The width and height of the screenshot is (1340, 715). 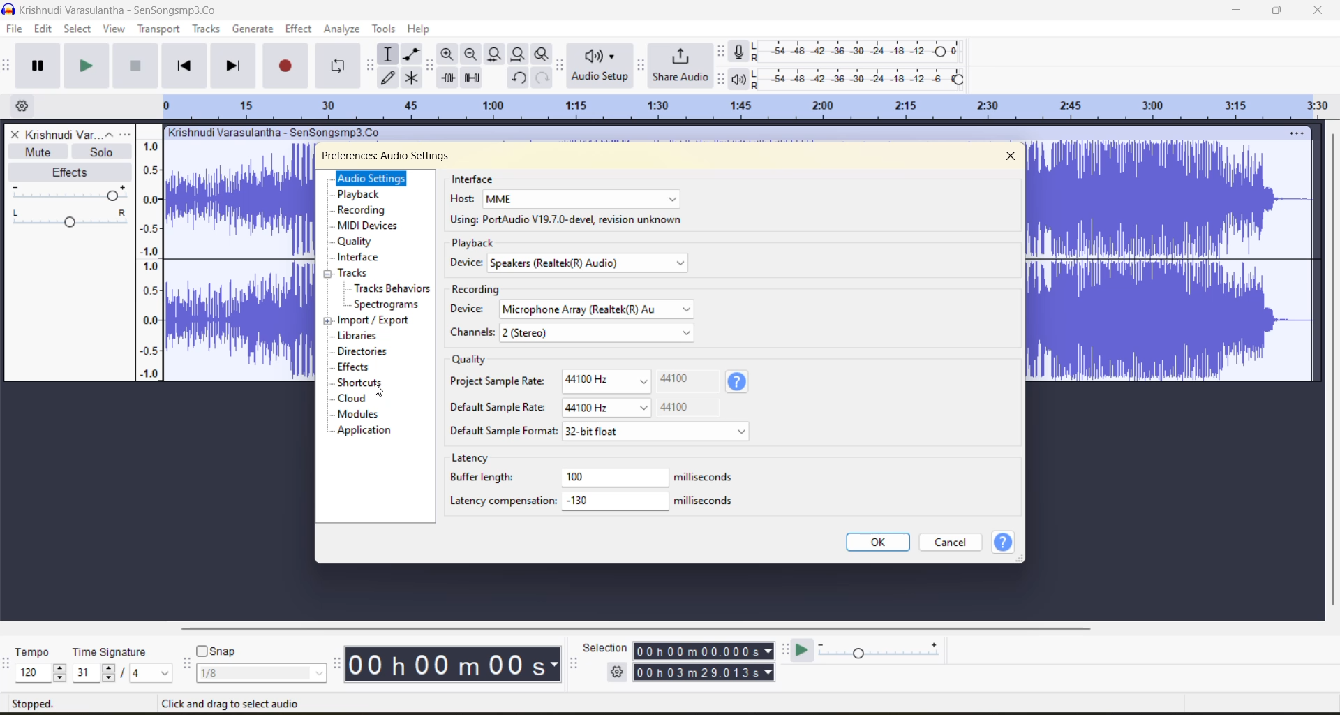 What do you see at coordinates (456, 664) in the screenshot?
I see `time ` at bounding box center [456, 664].